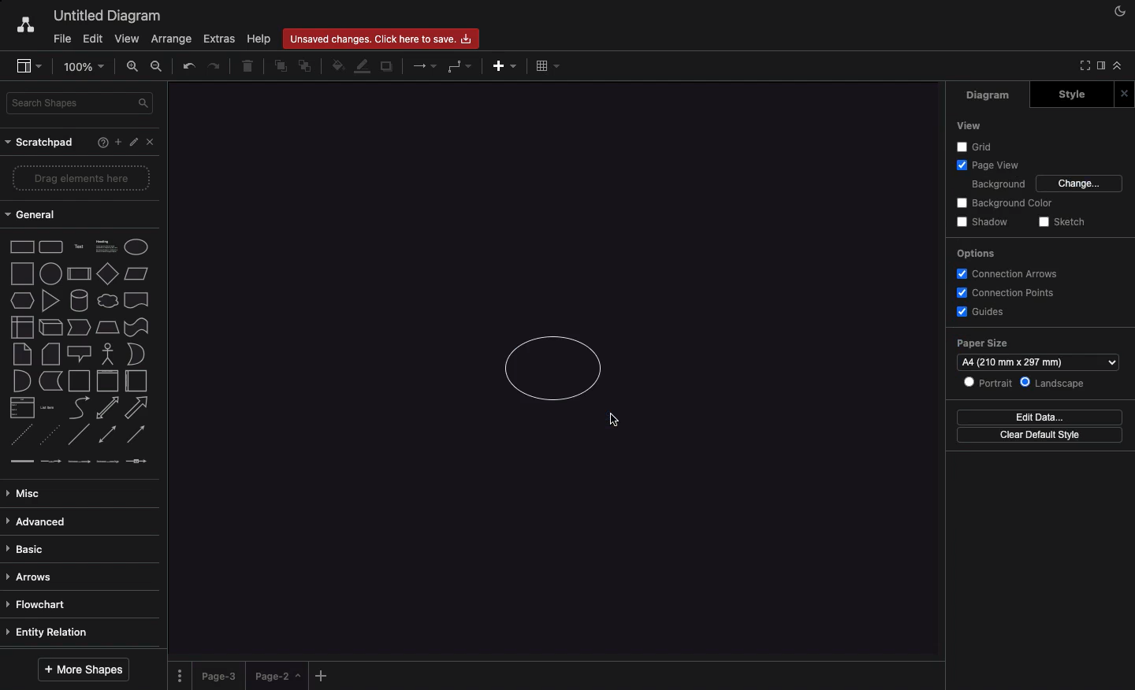 This screenshot has width=1135, height=690. Describe the element at coordinates (999, 184) in the screenshot. I see `Background` at that location.